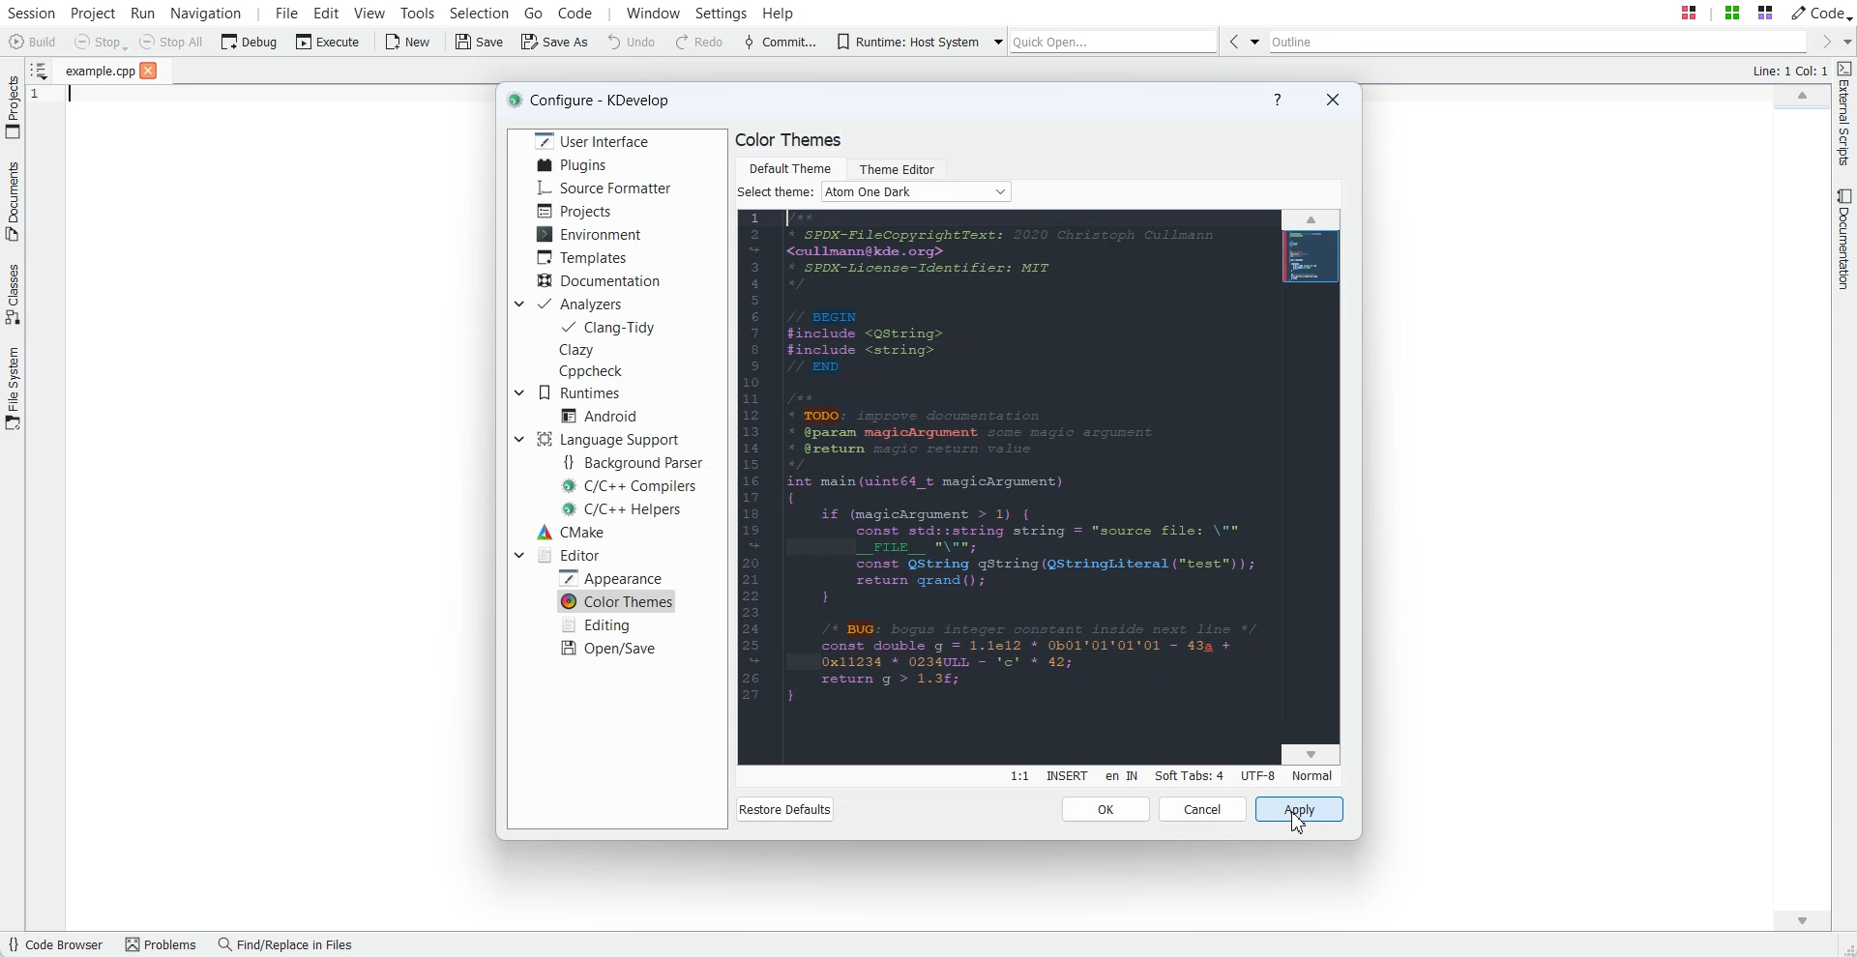 The image size is (1857, 957). I want to click on Problems, so click(163, 945).